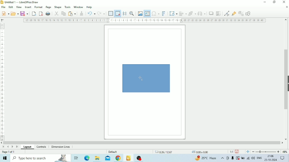 Image resolution: width=289 pixels, height=162 pixels. I want to click on Warning, so click(238, 158).